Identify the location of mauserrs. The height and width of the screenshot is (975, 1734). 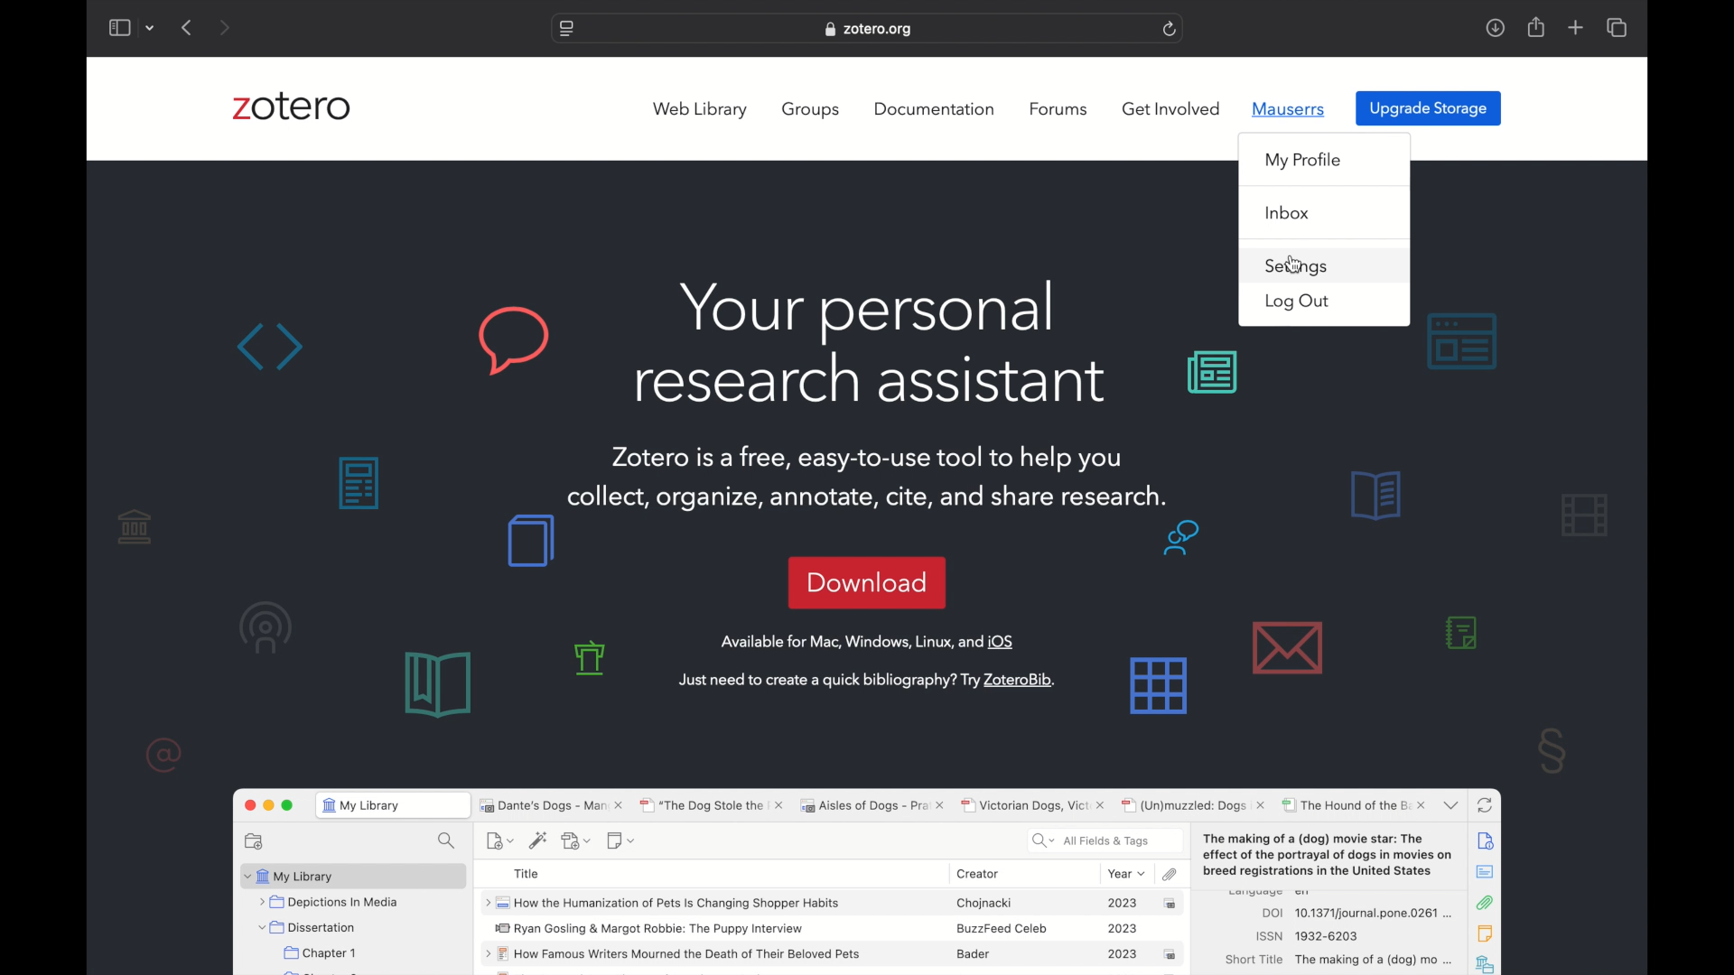
(1289, 109).